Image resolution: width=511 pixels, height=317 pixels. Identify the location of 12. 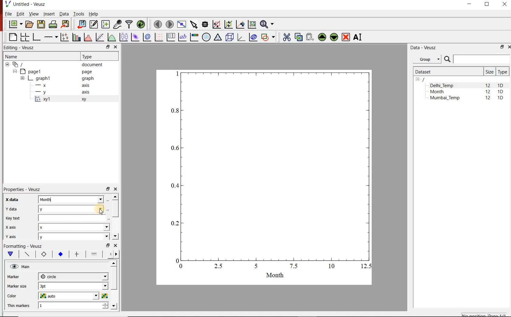
(488, 99).